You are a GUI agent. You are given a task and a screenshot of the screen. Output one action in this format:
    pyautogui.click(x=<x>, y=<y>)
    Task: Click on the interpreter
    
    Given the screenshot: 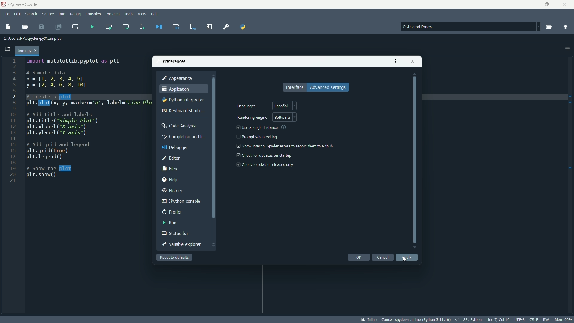 What is the action you would take?
    pyautogui.click(x=416, y=319)
    